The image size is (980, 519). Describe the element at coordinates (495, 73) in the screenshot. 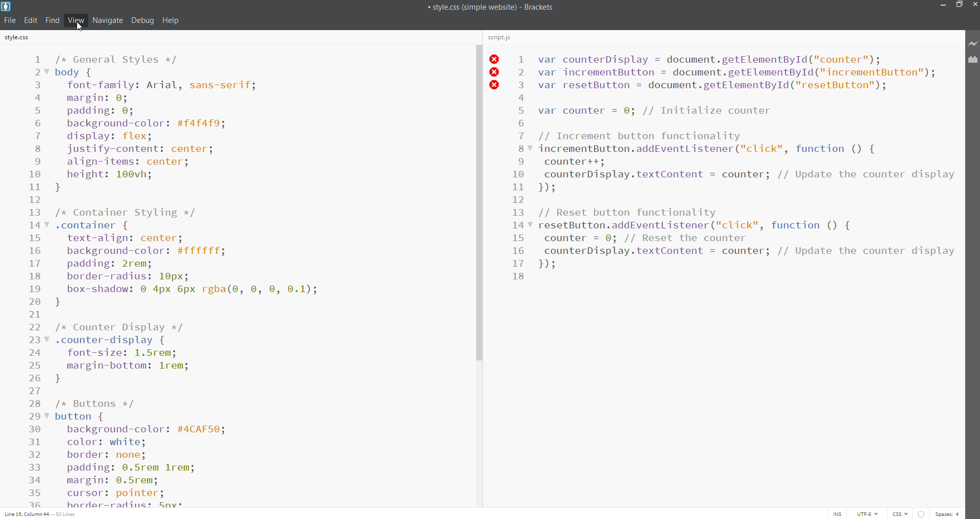

I see `line error status` at that location.